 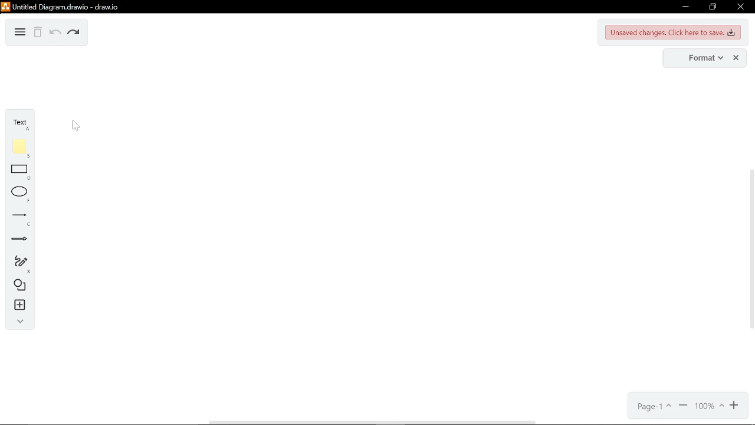 I want to click on unsaved changes. Click here to save, so click(x=673, y=32).